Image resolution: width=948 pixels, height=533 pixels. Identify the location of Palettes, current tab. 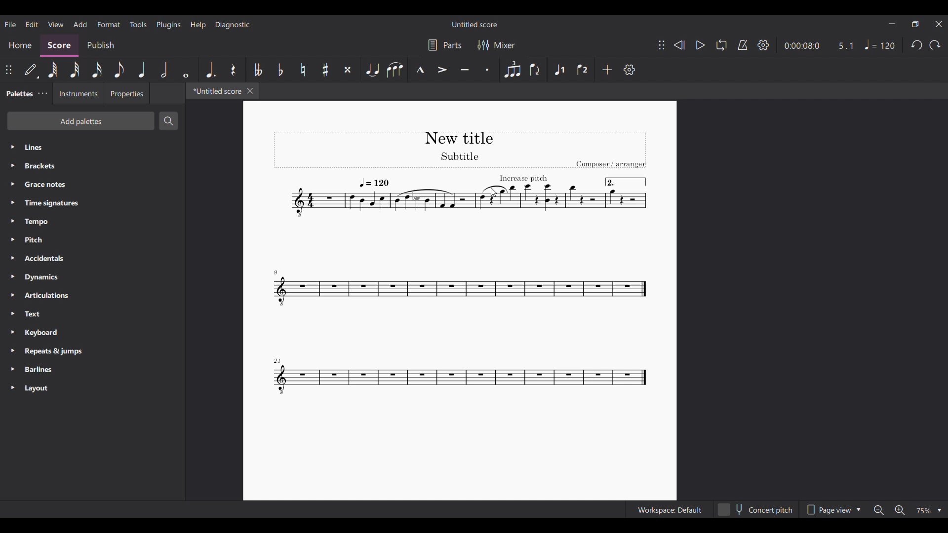
(18, 94).